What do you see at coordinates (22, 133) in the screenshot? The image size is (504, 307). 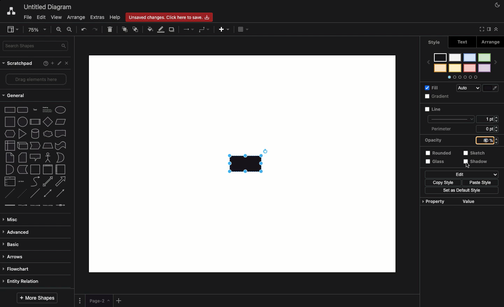 I see `triangle` at bounding box center [22, 133].